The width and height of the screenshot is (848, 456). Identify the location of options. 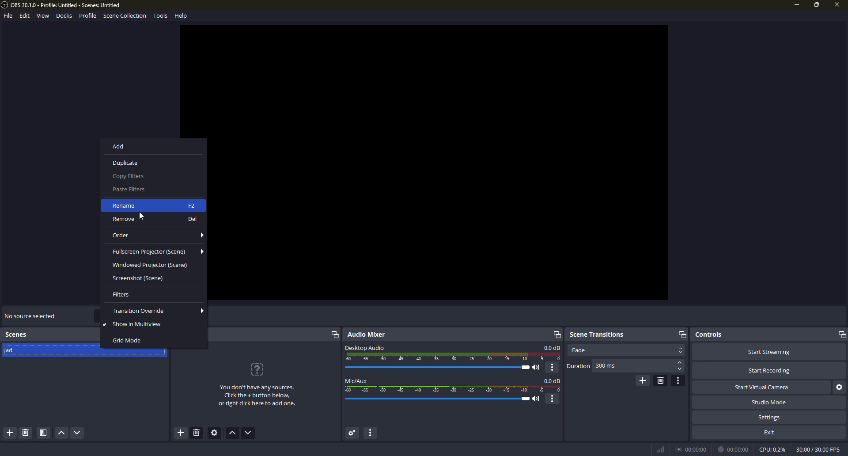
(553, 367).